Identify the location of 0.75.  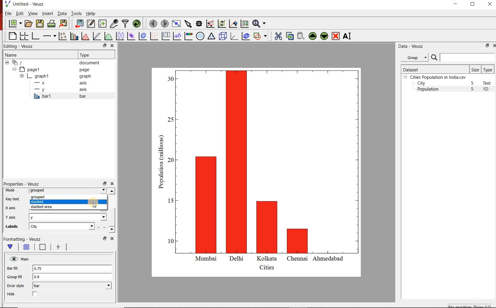
(72, 269).